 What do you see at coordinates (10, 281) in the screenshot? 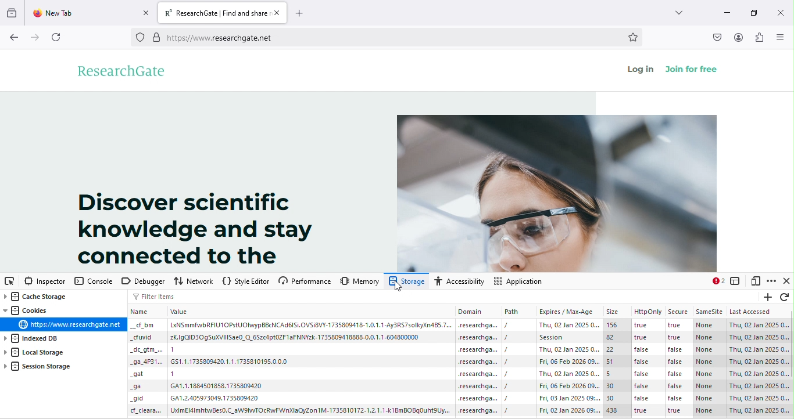
I see `pick an element from the page` at bounding box center [10, 281].